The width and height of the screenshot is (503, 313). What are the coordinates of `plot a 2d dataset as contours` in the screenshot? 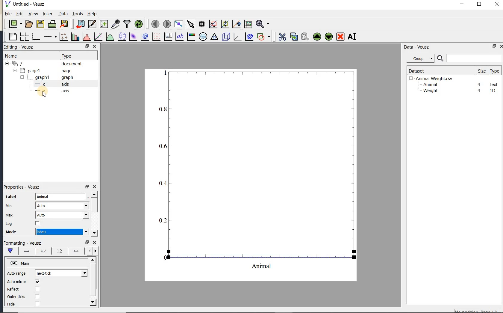 It's located at (144, 36).